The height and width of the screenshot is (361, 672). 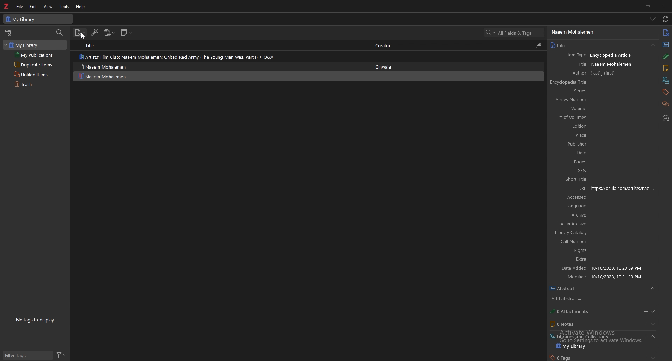 I want to click on encyclopedia title, so click(x=569, y=82).